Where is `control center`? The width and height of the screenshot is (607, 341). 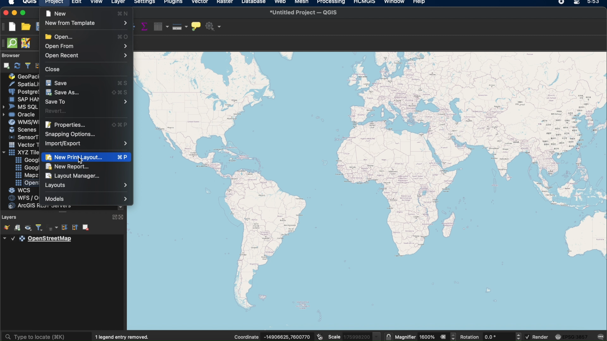 control center is located at coordinates (577, 3).